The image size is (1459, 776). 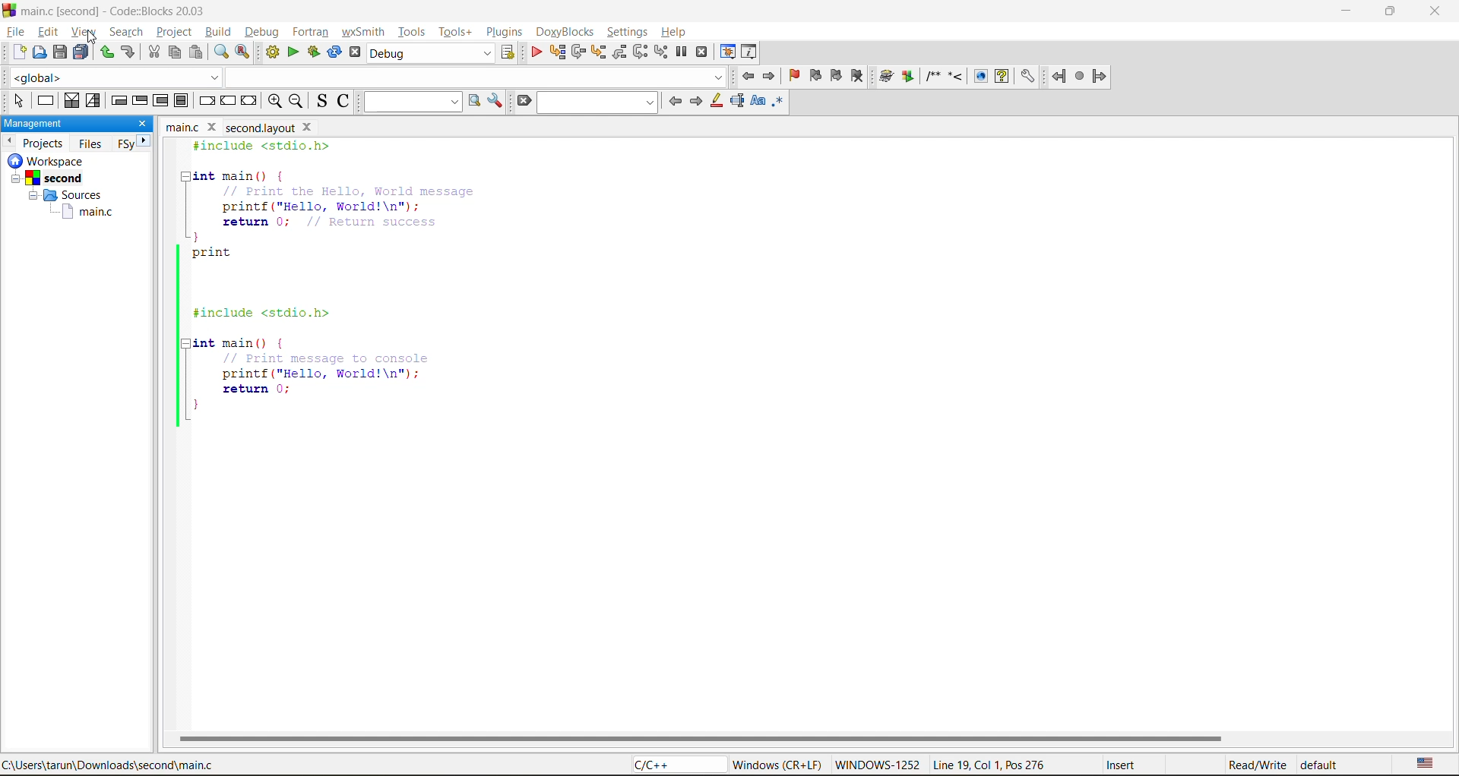 What do you see at coordinates (410, 32) in the screenshot?
I see `tools` at bounding box center [410, 32].